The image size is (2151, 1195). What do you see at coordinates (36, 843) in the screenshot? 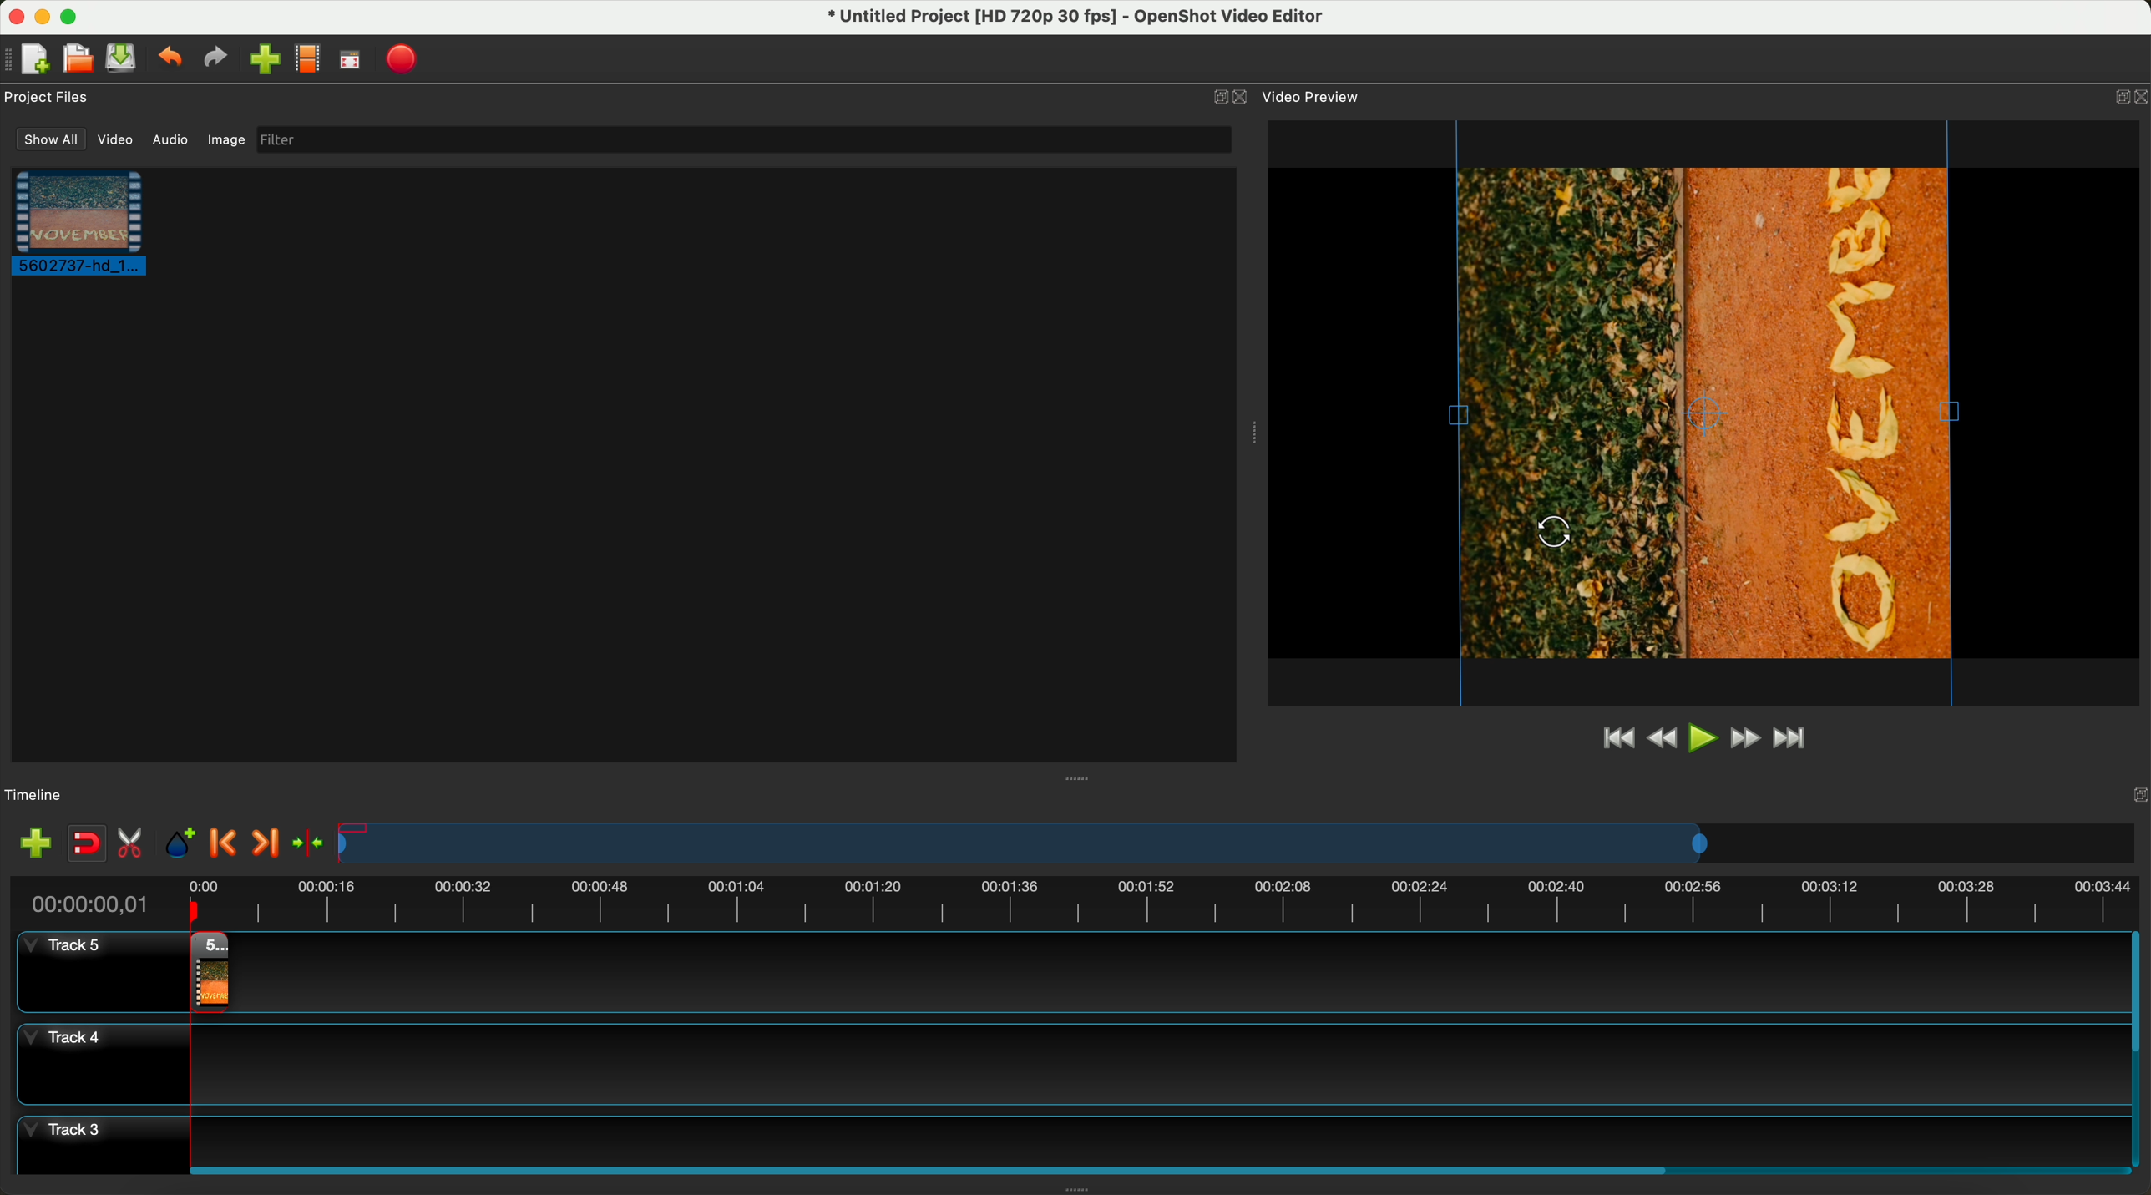
I see `add track` at bounding box center [36, 843].